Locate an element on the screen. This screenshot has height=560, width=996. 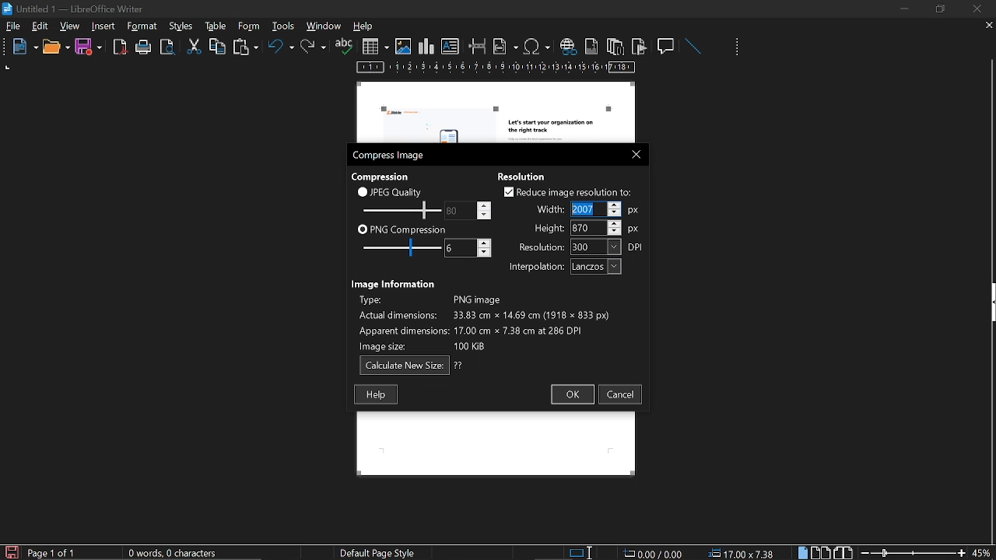
0.00 / 0.00 is located at coordinates (655, 552).